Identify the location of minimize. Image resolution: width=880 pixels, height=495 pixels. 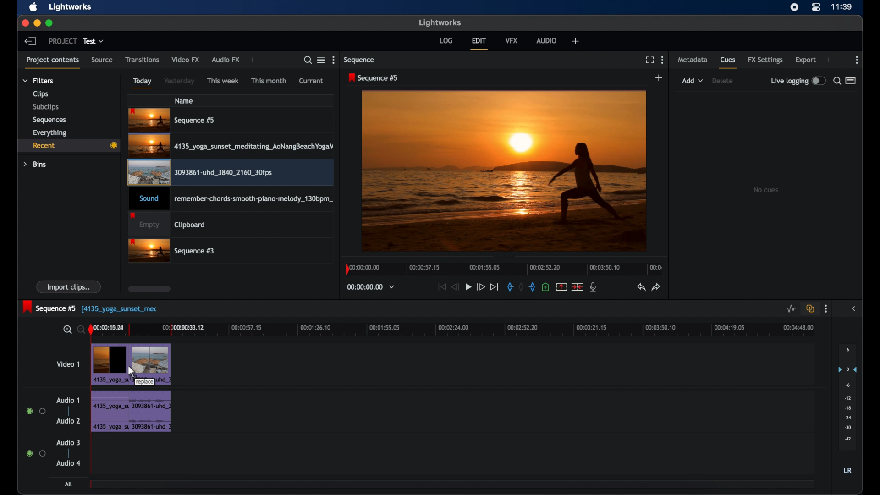
(38, 23).